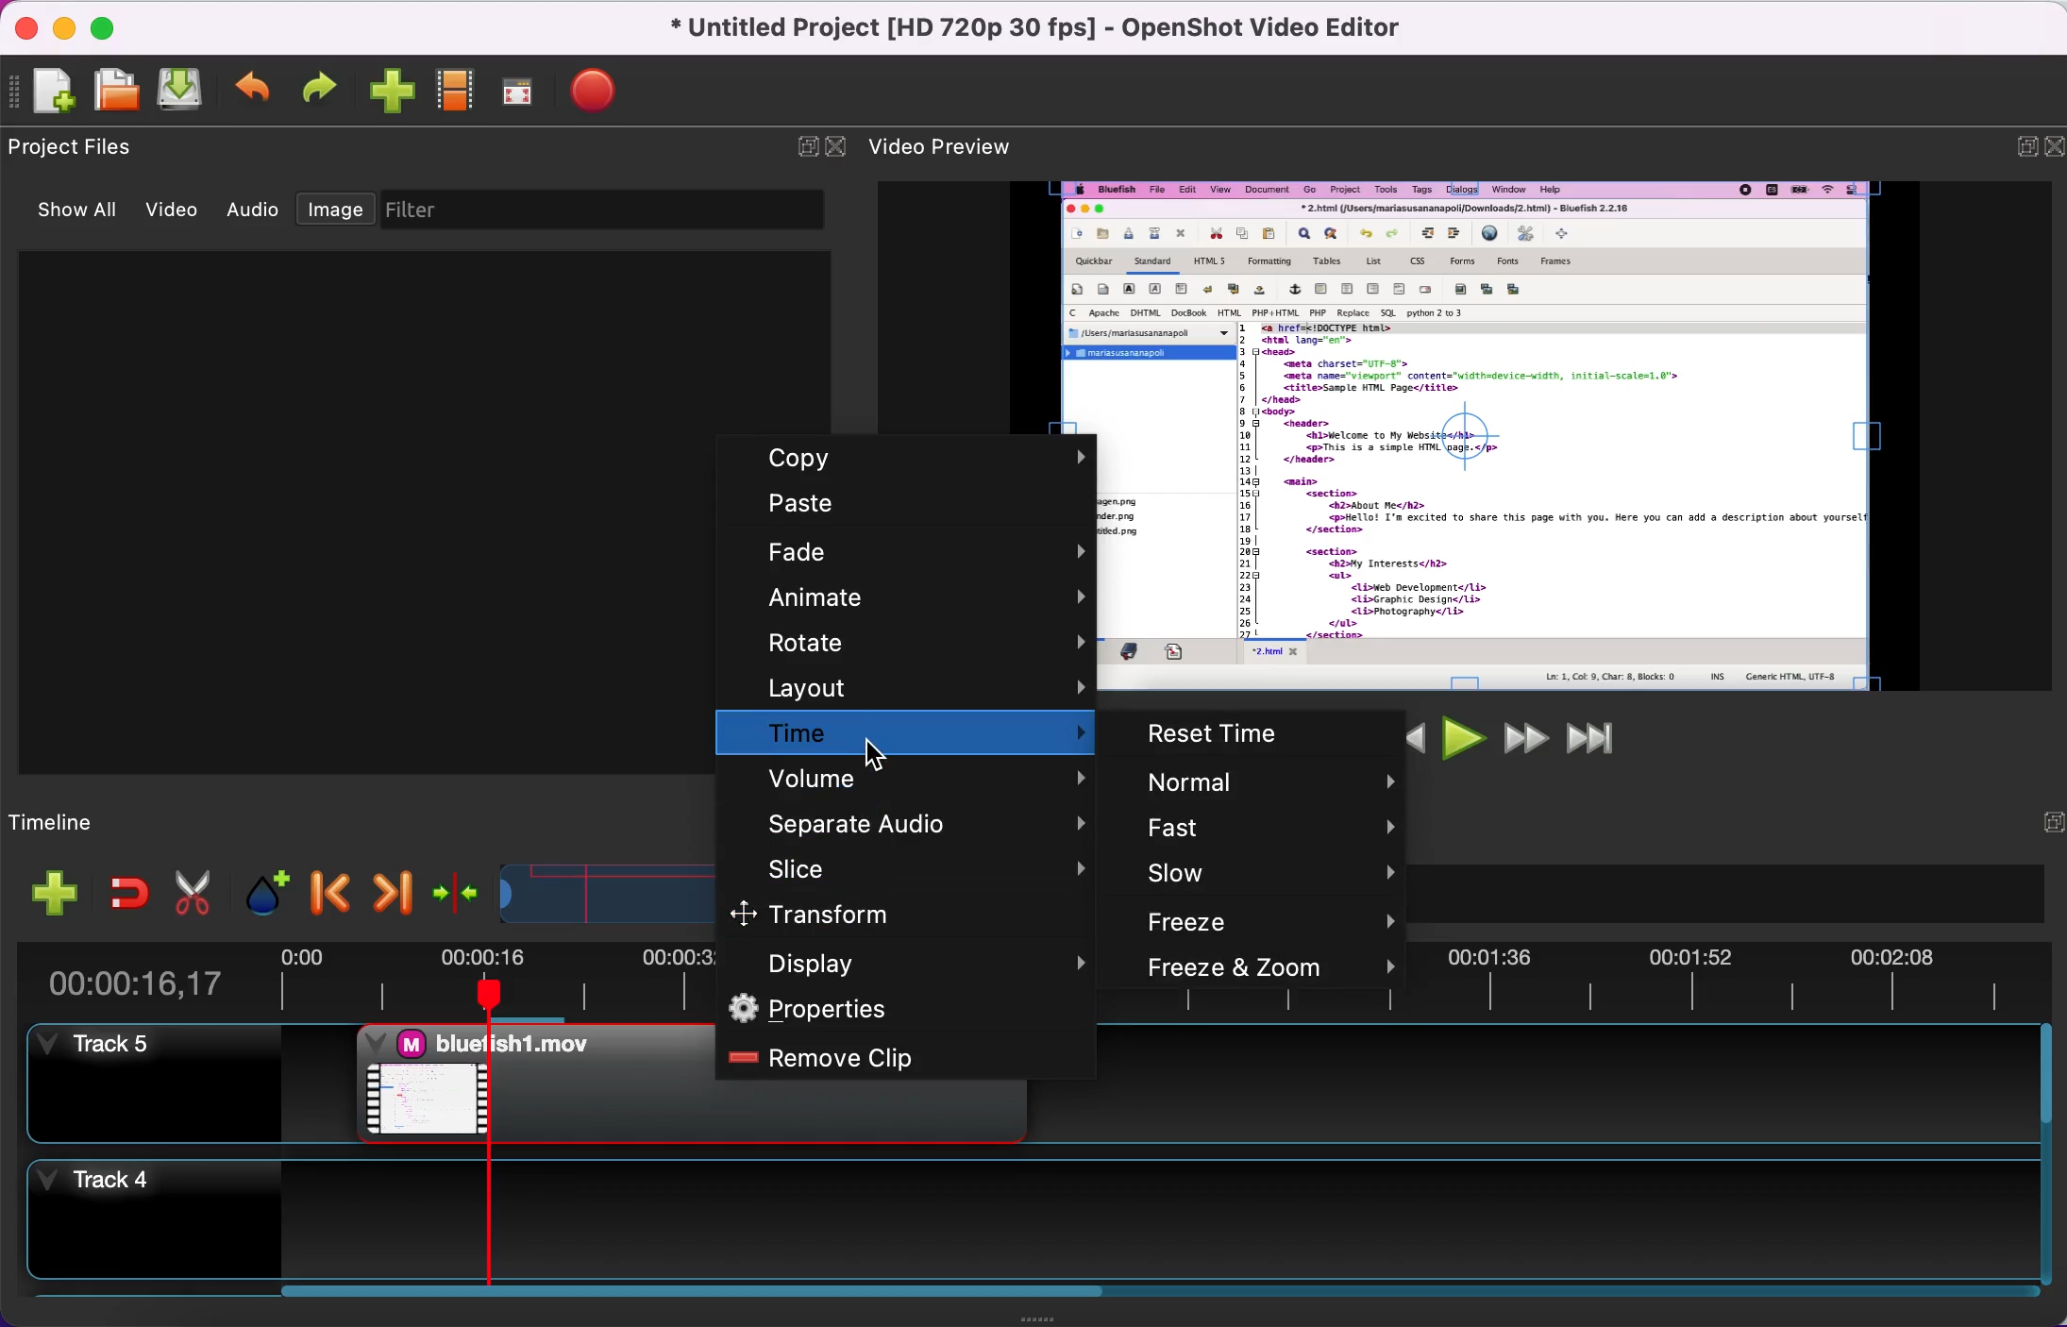 The width and height of the screenshot is (2067, 1327). Describe the element at coordinates (908, 643) in the screenshot. I see `rotate` at that location.